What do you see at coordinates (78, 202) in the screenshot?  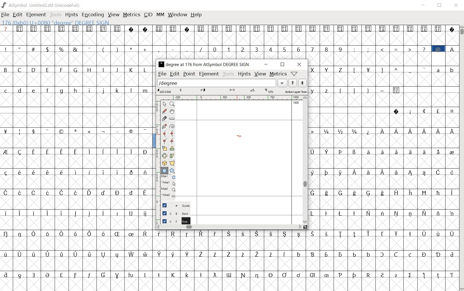 I see `empty glyph slots` at bounding box center [78, 202].